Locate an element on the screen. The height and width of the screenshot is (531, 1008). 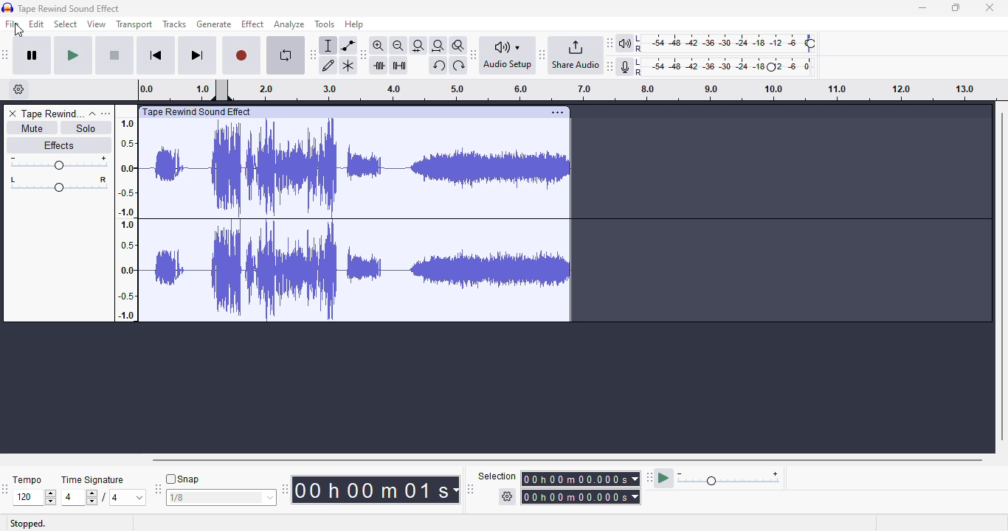
tempo is located at coordinates (34, 491).